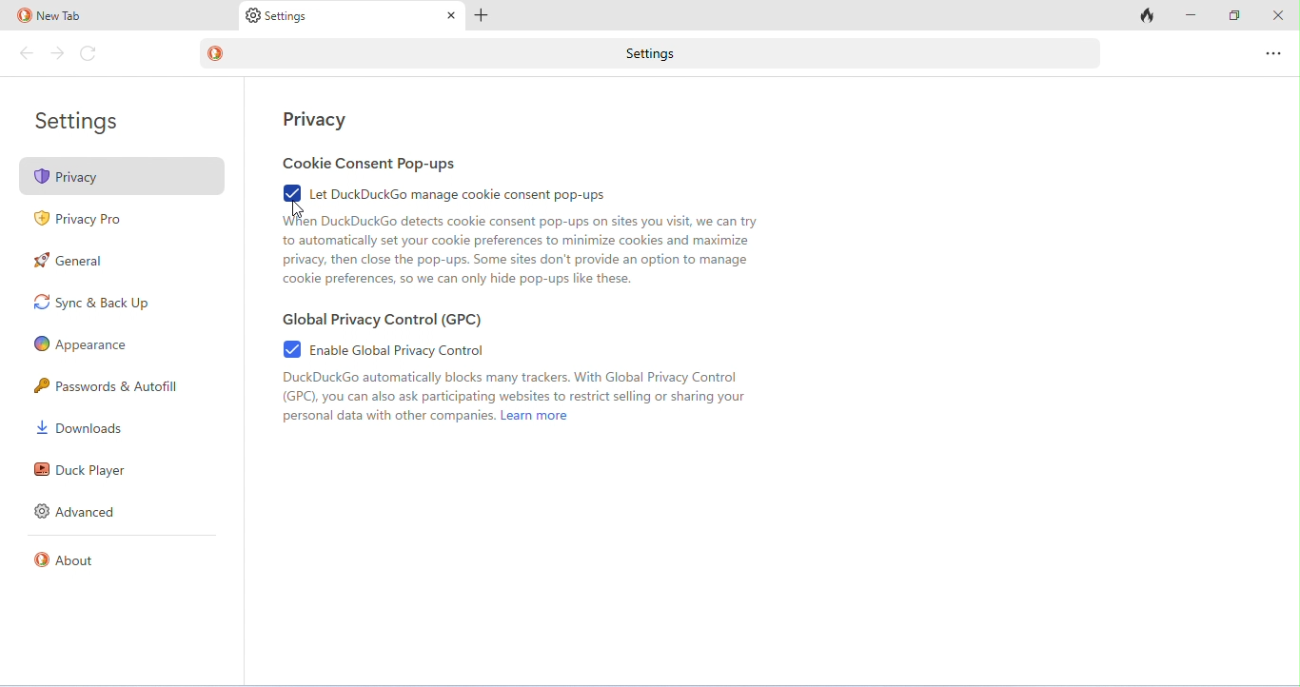 The width and height of the screenshot is (1300, 687). What do you see at coordinates (447, 193) in the screenshot?
I see `Let duckduckgo manage cookie constant pop ups` at bounding box center [447, 193].